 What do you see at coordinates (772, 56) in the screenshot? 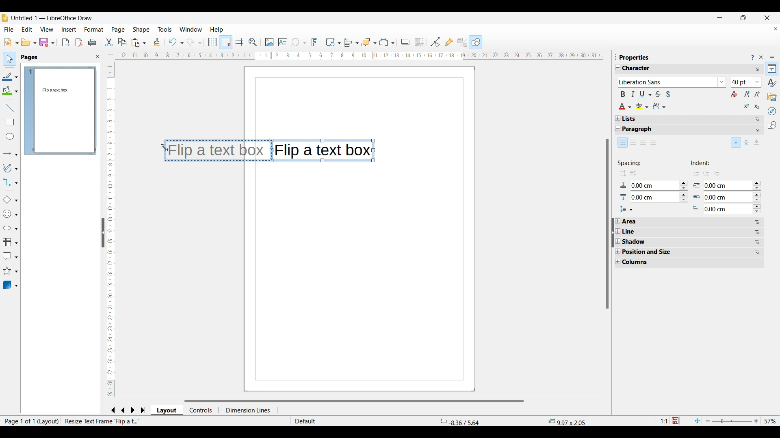
I see `Sidebar settings` at bounding box center [772, 56].